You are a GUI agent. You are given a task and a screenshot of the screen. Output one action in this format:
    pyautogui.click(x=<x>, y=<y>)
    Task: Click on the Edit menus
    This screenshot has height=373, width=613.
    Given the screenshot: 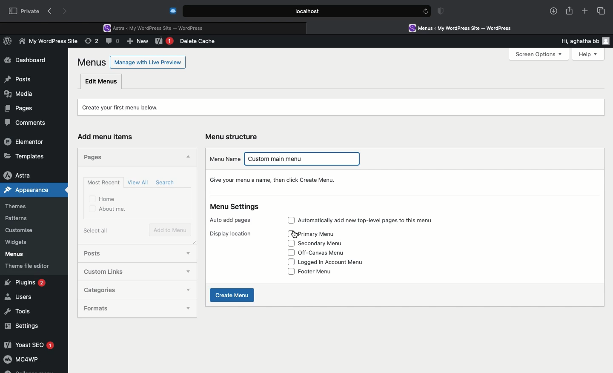 What is the action you would take?
    pyautogui.click(x=102, y=81)
    